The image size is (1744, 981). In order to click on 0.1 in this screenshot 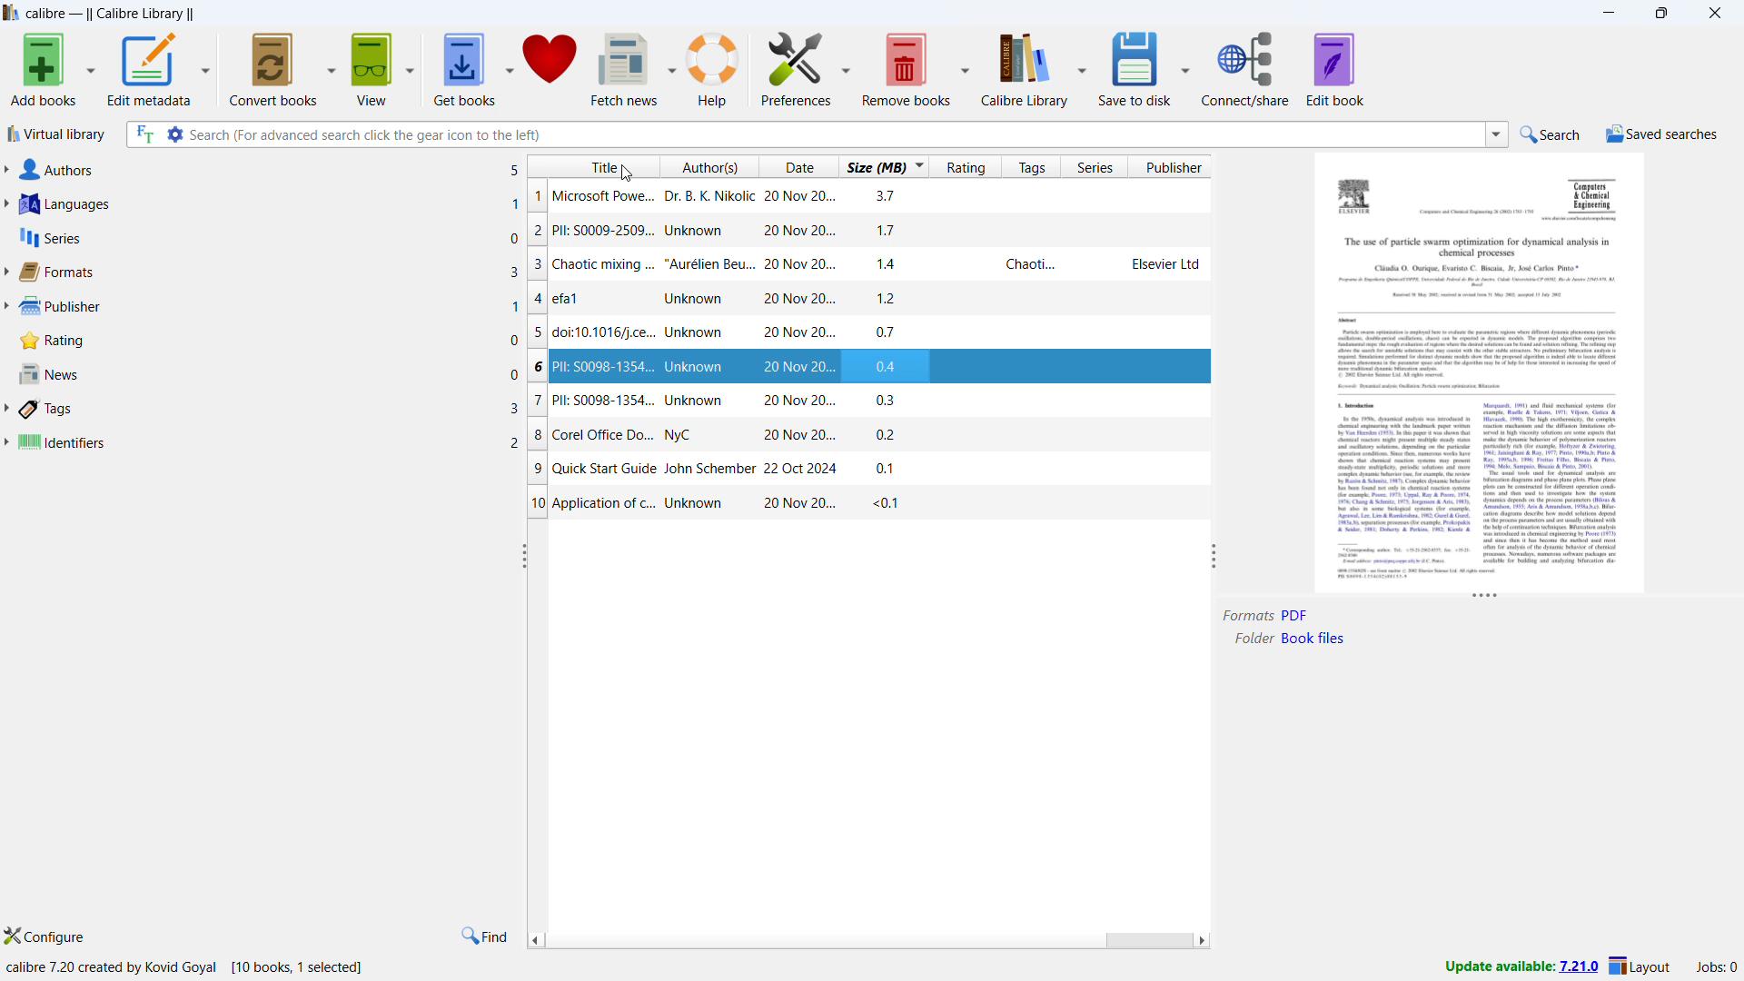, I will do `click(890, 467)`.